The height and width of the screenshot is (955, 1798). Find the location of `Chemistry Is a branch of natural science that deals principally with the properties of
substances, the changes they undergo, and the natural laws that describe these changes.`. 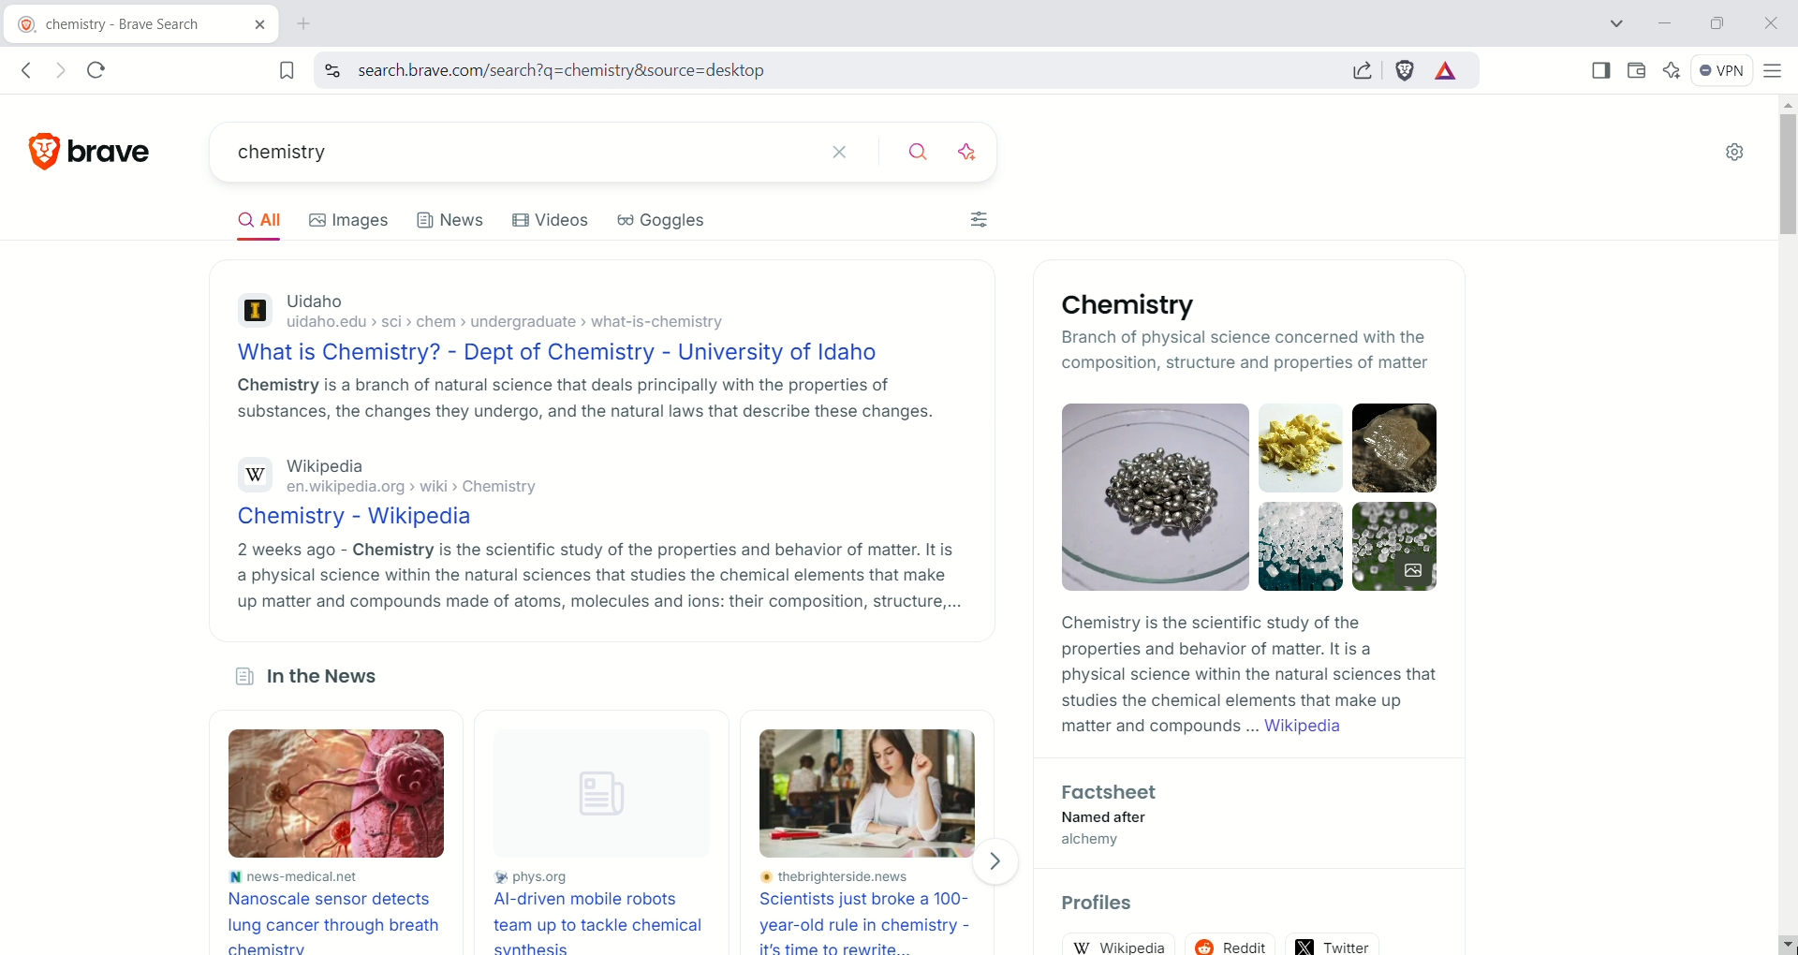

Chemistry Is a branch of natural science that deals principally with the properties of
substances, the changes they undergo, and the natural laws that describe these changes. is located at coordinates (584, 403).